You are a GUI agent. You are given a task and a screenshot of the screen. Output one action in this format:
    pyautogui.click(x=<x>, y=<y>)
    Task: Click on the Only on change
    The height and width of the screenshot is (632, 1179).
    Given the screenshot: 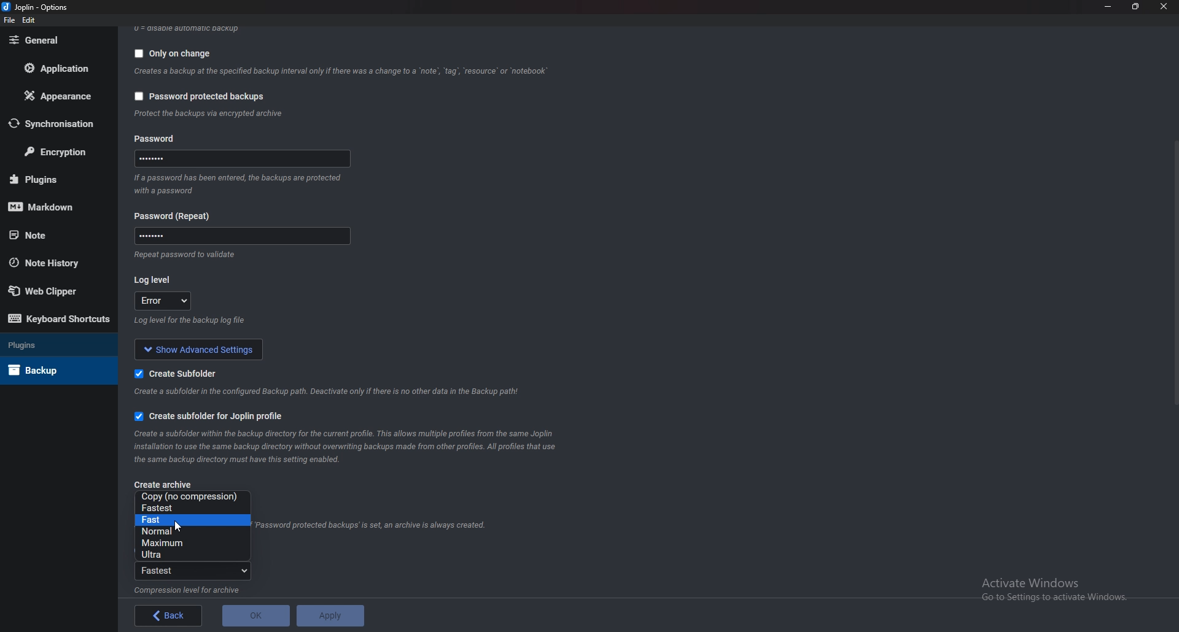 What is the action you would take?
    pyautogui.click(x=169, y=55)
    